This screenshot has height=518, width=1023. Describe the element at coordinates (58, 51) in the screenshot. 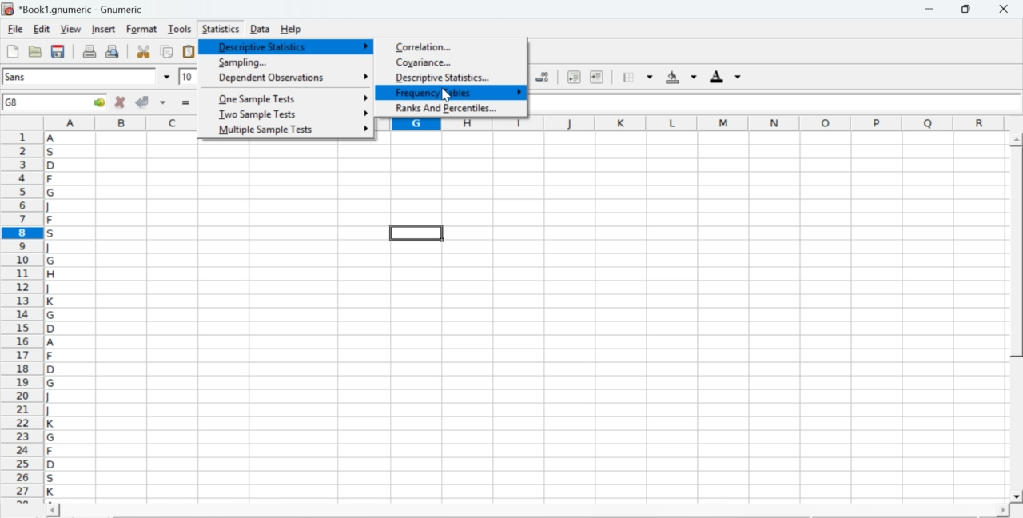

I see `save current workbook` at that location.